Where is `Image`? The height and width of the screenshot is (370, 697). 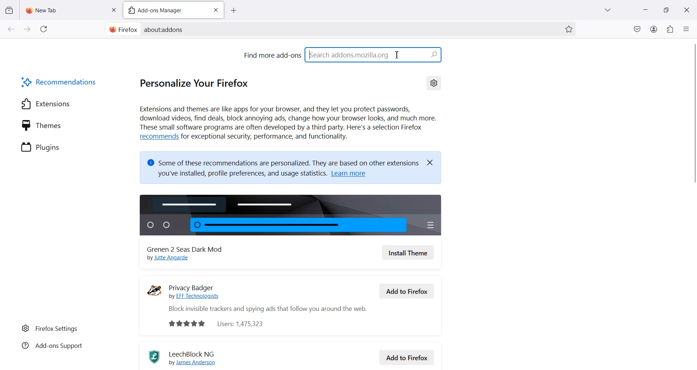 Image is located at coordinates (292, 213).